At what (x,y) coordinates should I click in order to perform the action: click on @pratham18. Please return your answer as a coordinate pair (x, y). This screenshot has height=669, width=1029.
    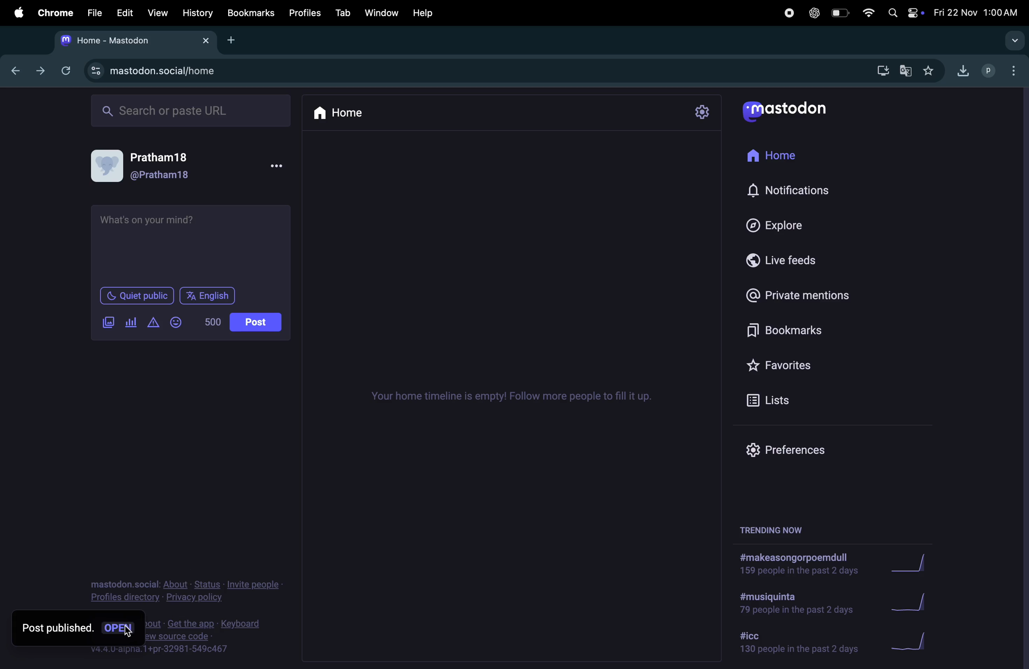
    Looking at the image, I should click on (162, 176).